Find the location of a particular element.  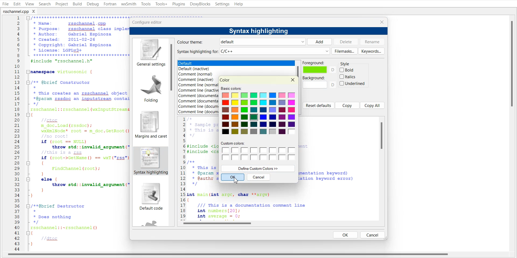

Style is located at coordinates (348, 63).